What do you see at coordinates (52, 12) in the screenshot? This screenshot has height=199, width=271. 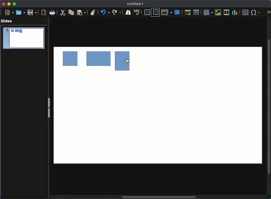 I see `Print` at bounding box center [52, 12].